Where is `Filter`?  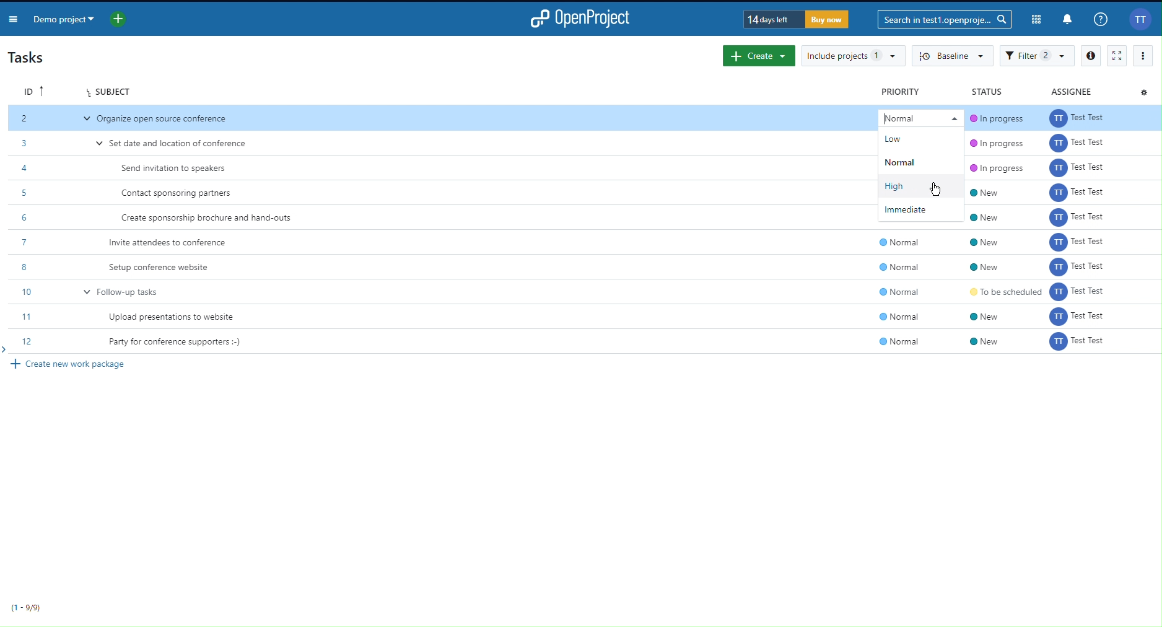
Filter is located at coordinates (1037, 56).